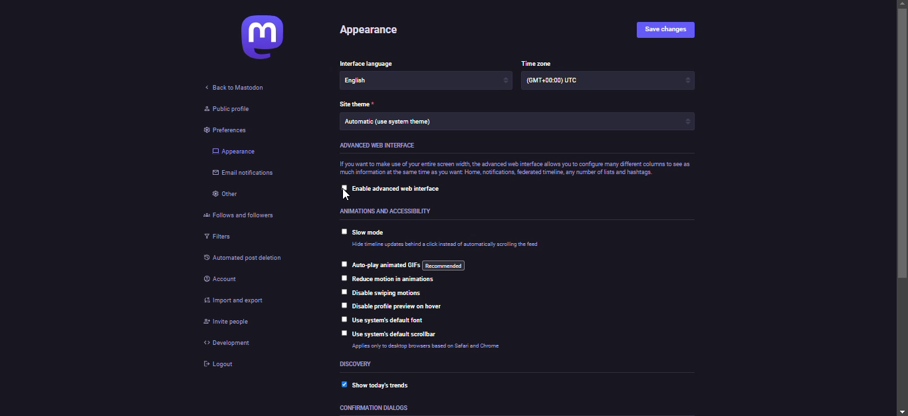 This screenshot has width=908, height=416. What do you see at coordinates (342, 305) in the screenshot?
I see `click to select` at bounding box center [342, 305].